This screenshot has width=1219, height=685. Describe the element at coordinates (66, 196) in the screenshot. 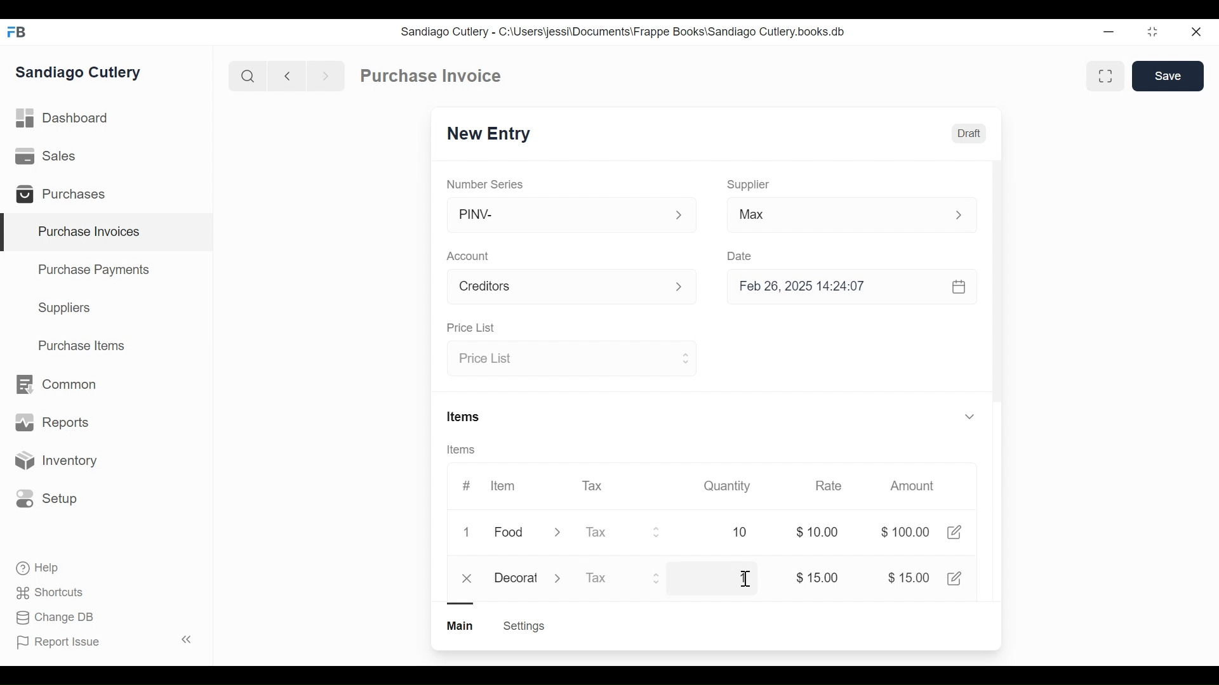

I see `Purchases` at that location.